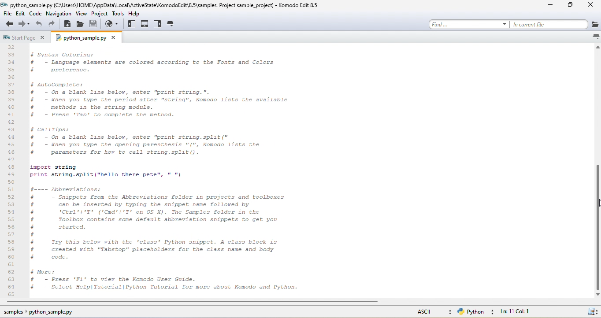 Image resolution: width=601 pixels, height=318 pixels. What do you see at coordinates (118, 15) in the screenshot?
I see `tools` at bounding box center [118, 15].